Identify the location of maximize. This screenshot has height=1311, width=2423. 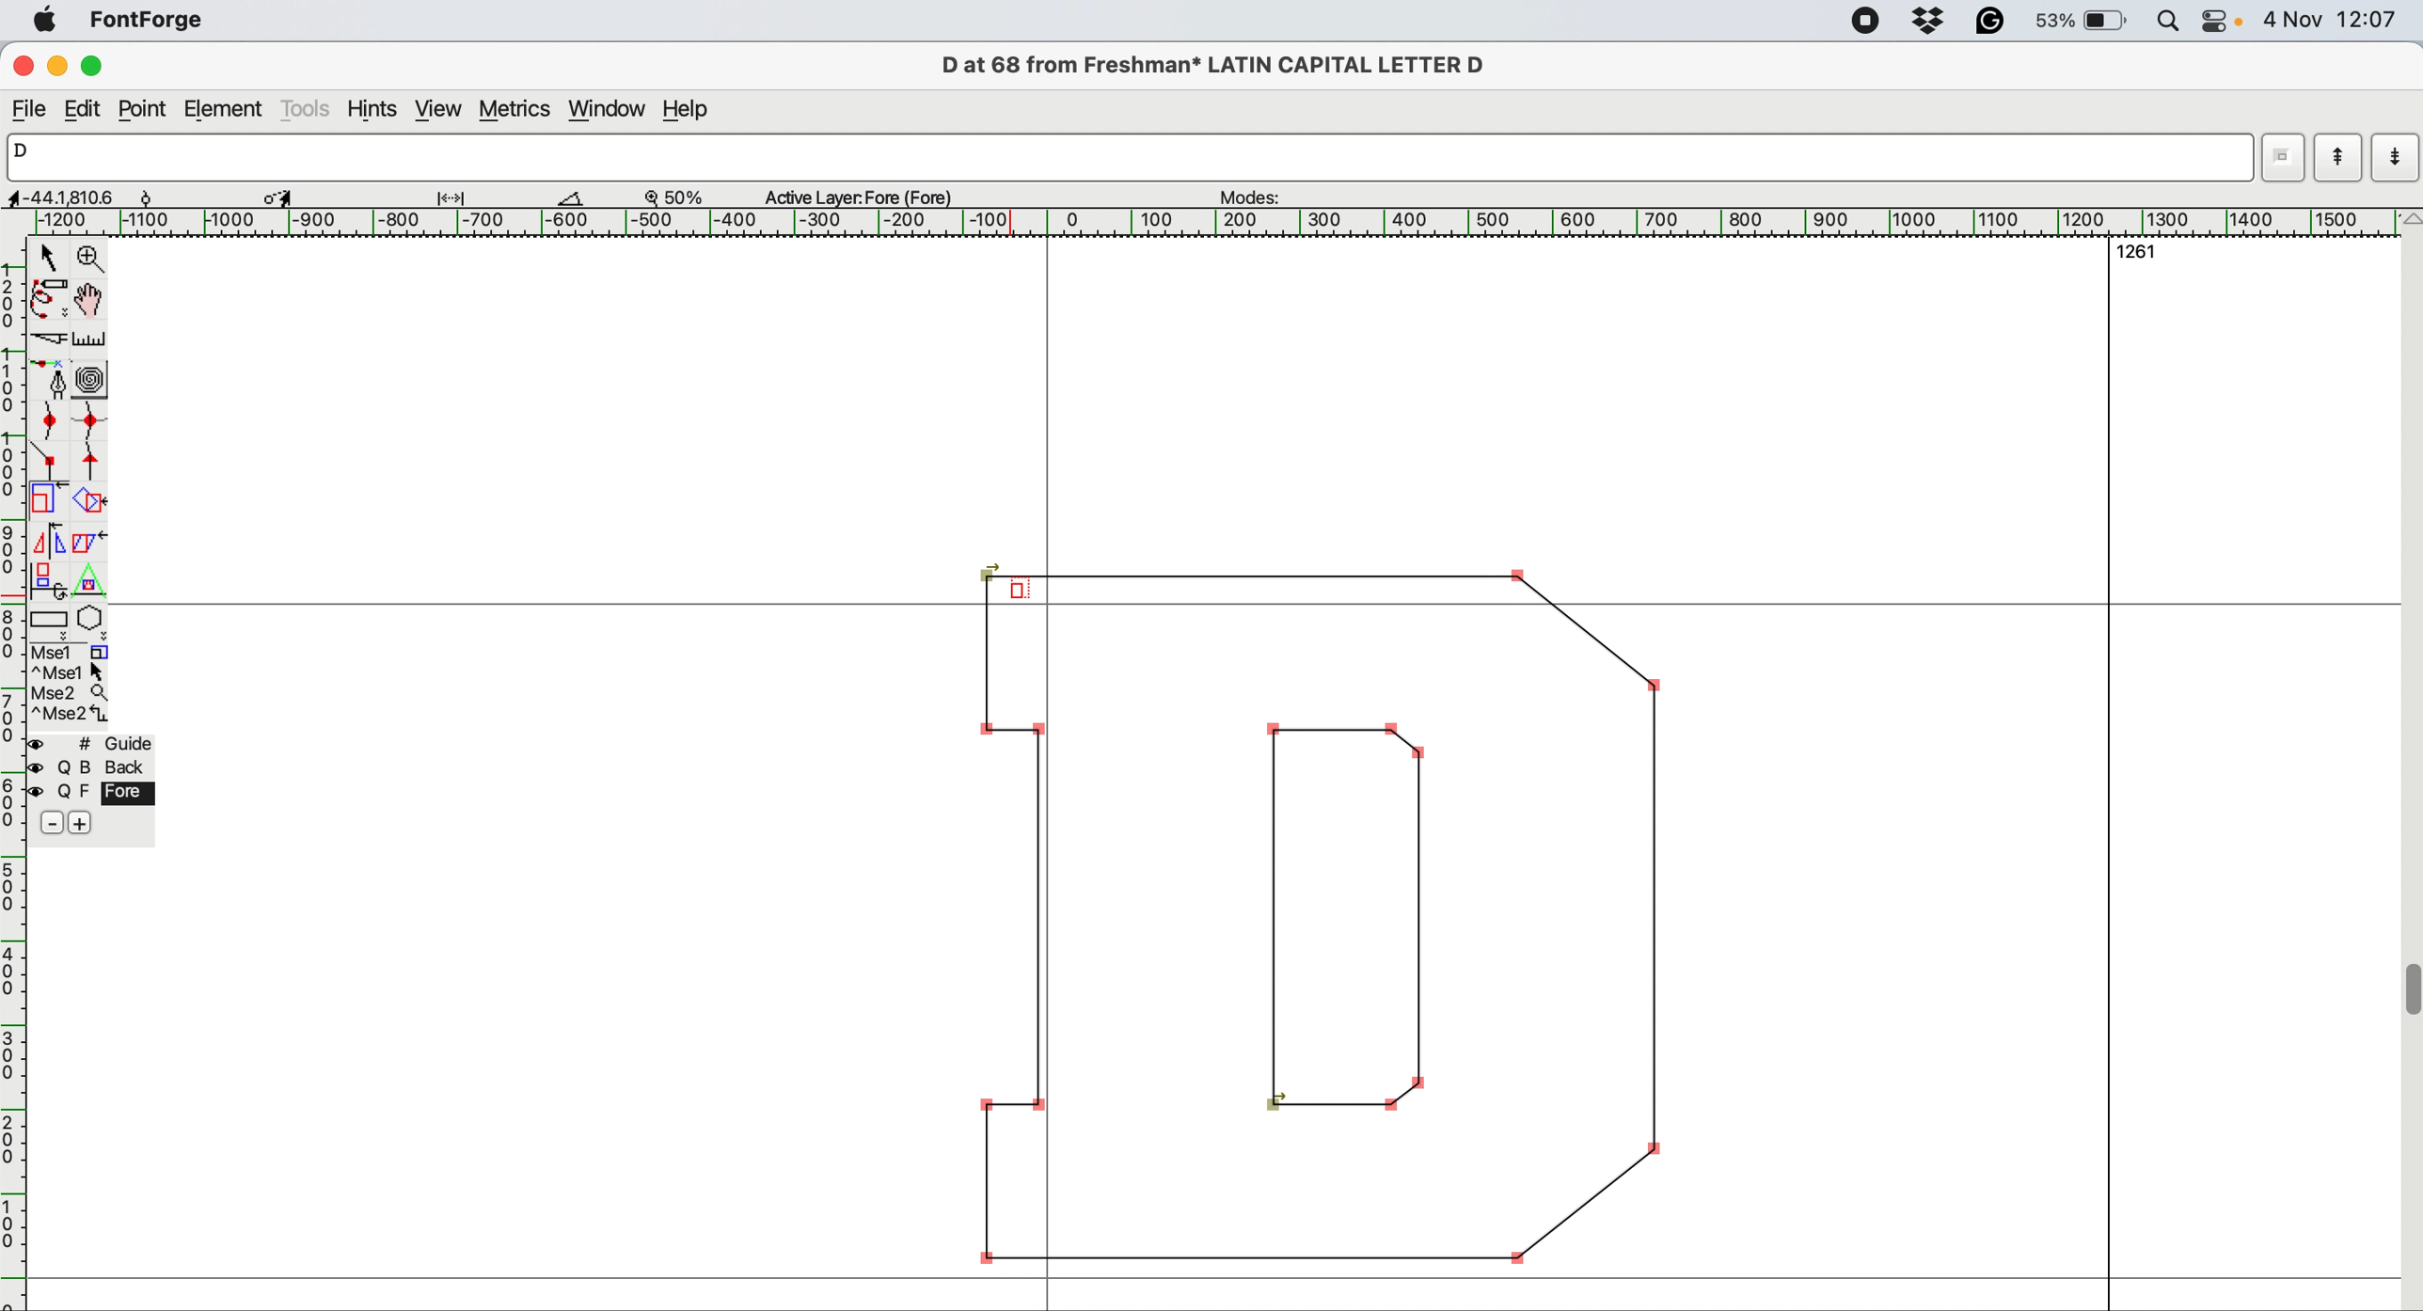
(98, 66).